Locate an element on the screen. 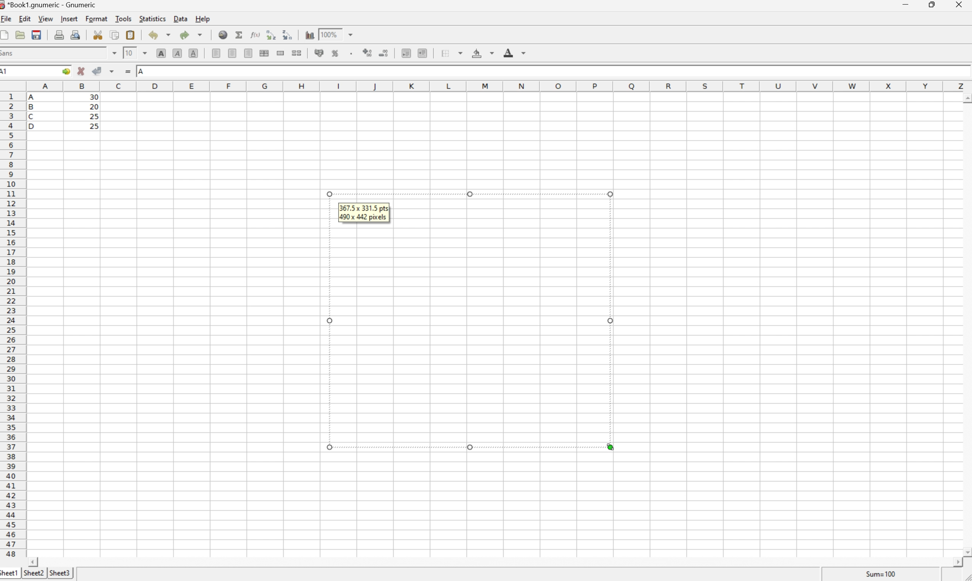  Merge horizontally across the selection is located at coordinates (264, 53).